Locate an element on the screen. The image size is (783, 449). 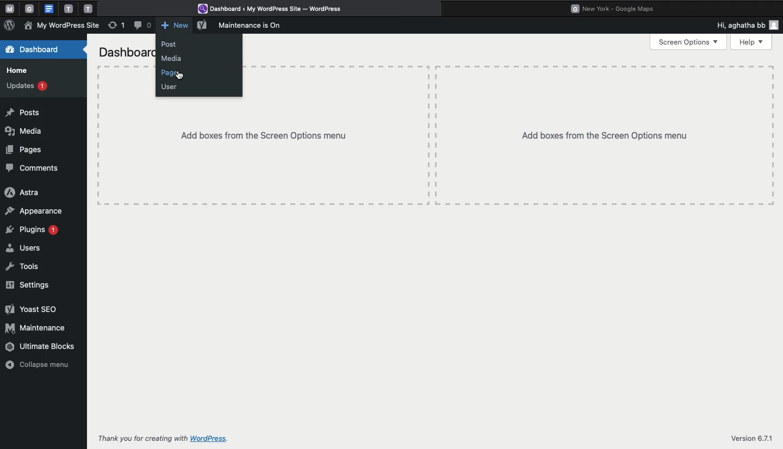
Thank you for creating with WordPress is located at coordinates (163, 438).